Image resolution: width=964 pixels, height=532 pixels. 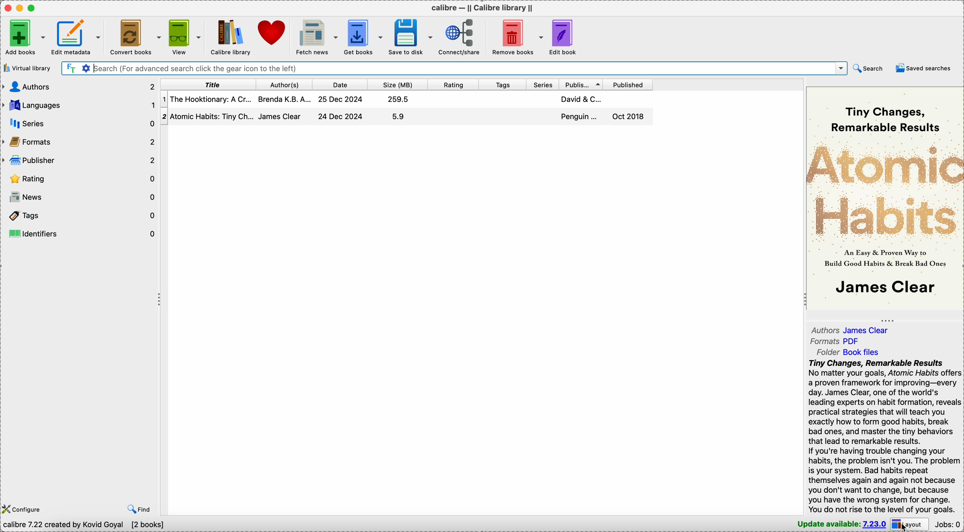 I want to click on search (for advanced search click the gear icon to the left), so click(x=462, y=68).